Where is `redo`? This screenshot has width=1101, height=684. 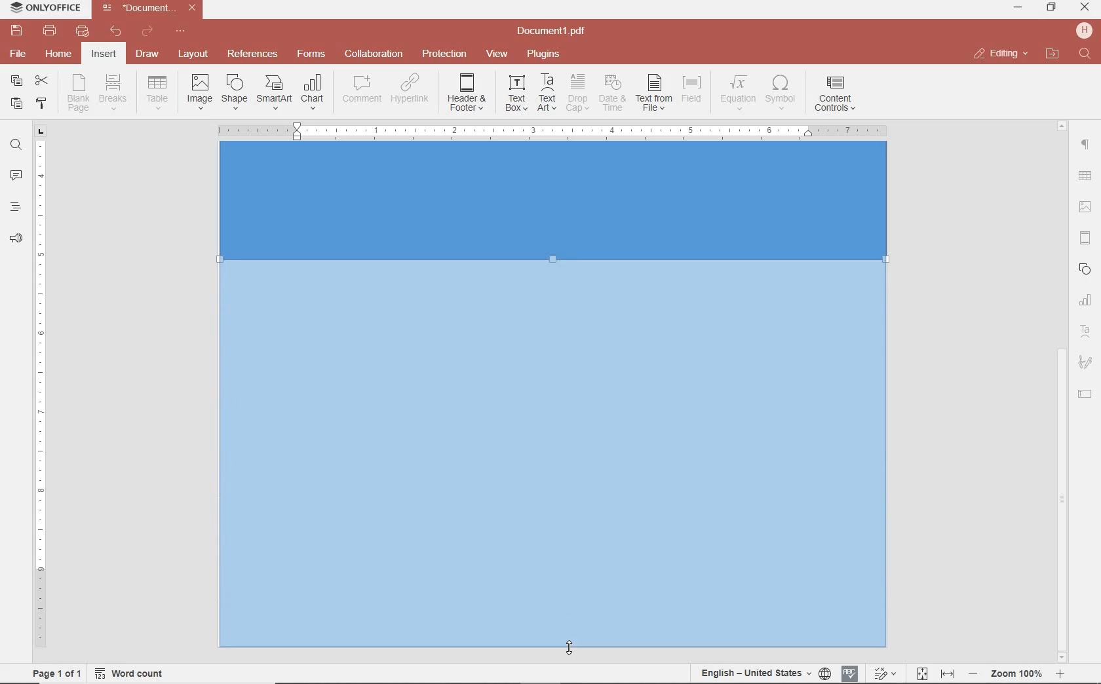
redo is located at coordinates (146, 33).